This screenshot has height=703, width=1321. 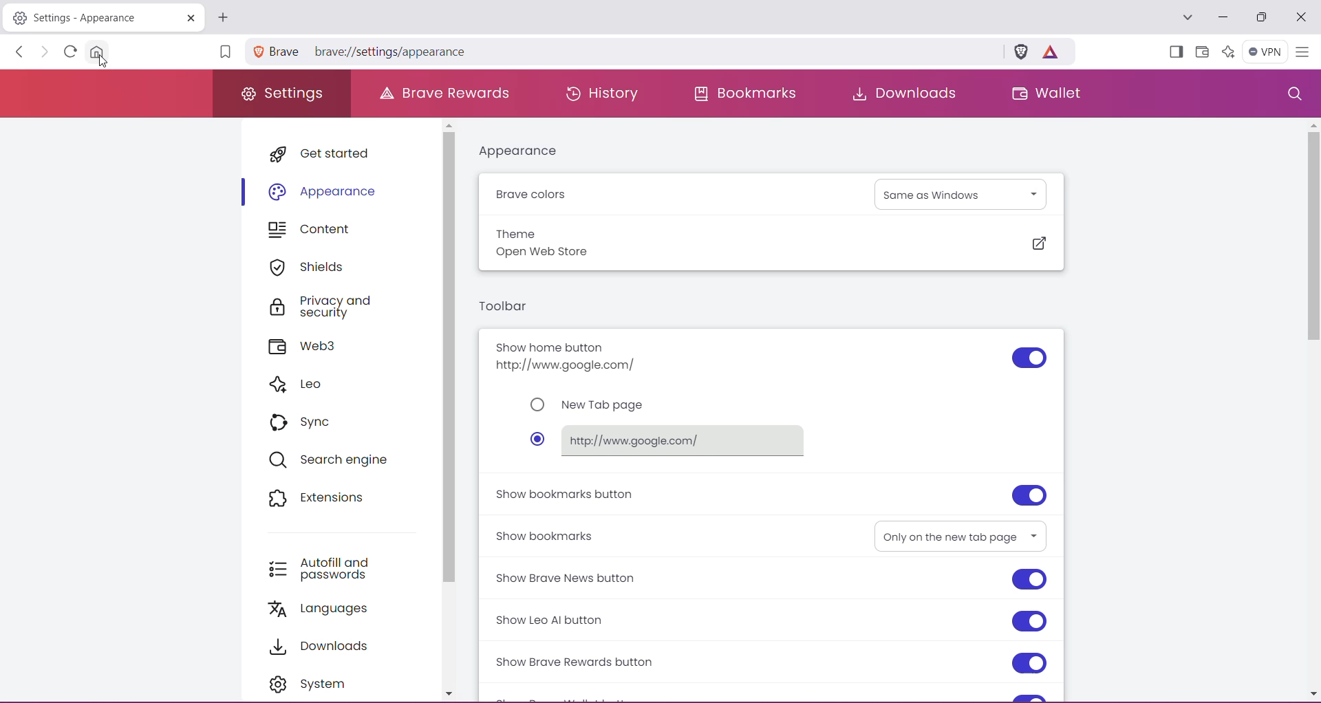 I want to click on Downloads, so click(x=900, y=93).